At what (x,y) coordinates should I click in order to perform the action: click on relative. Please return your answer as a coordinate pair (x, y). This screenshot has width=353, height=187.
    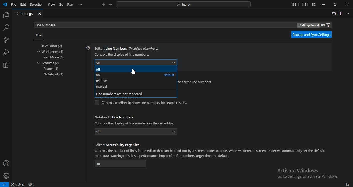
    Looking at the image, I should click on (103, 81).